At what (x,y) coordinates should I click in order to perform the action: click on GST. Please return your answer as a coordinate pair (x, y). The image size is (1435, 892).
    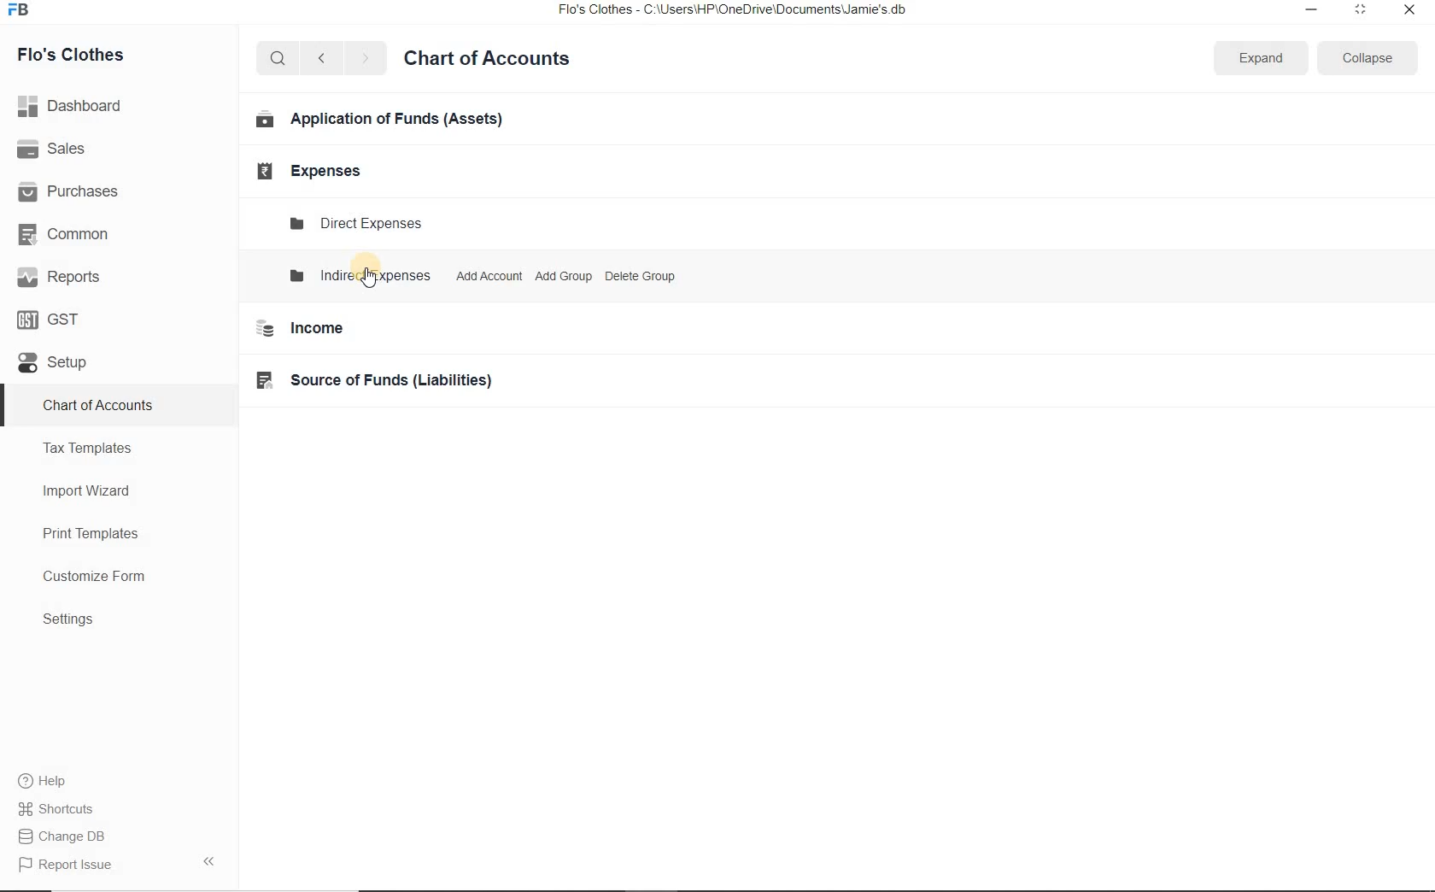
    Looking at the image, I should click on (50, 319).